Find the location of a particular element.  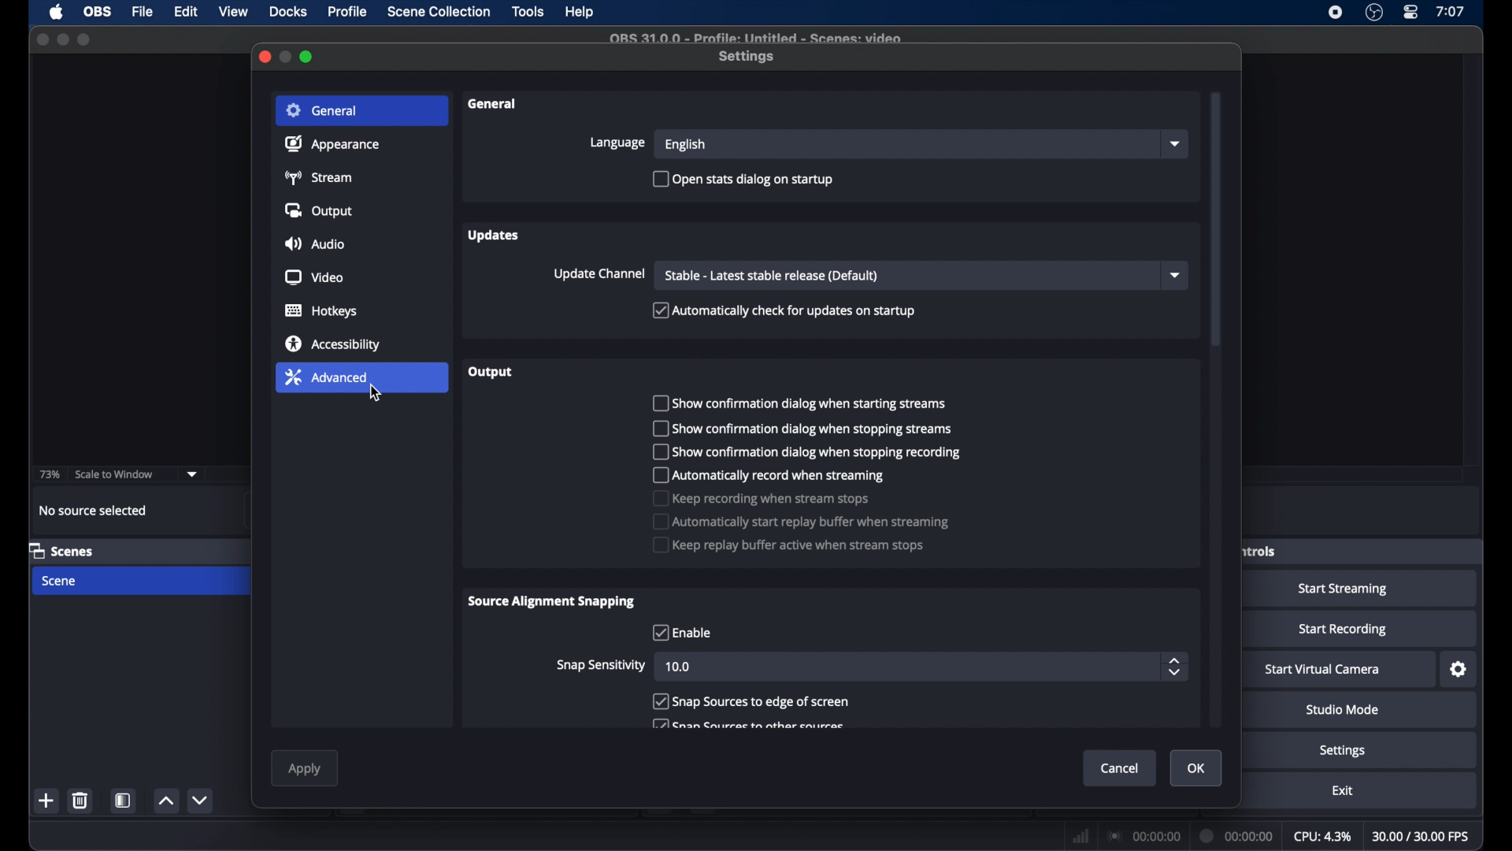

file is located at coordinates (143, 11).